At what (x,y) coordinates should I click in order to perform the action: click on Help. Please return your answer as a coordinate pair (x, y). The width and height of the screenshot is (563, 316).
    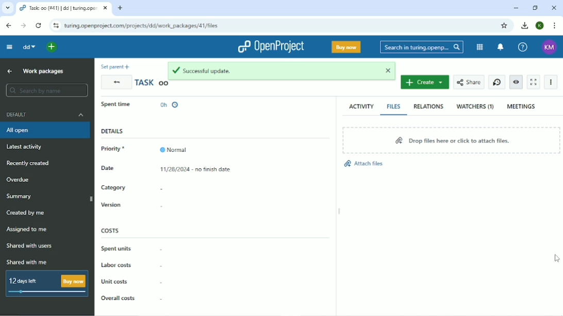
    Looking at the image, I should click on (523, 46).